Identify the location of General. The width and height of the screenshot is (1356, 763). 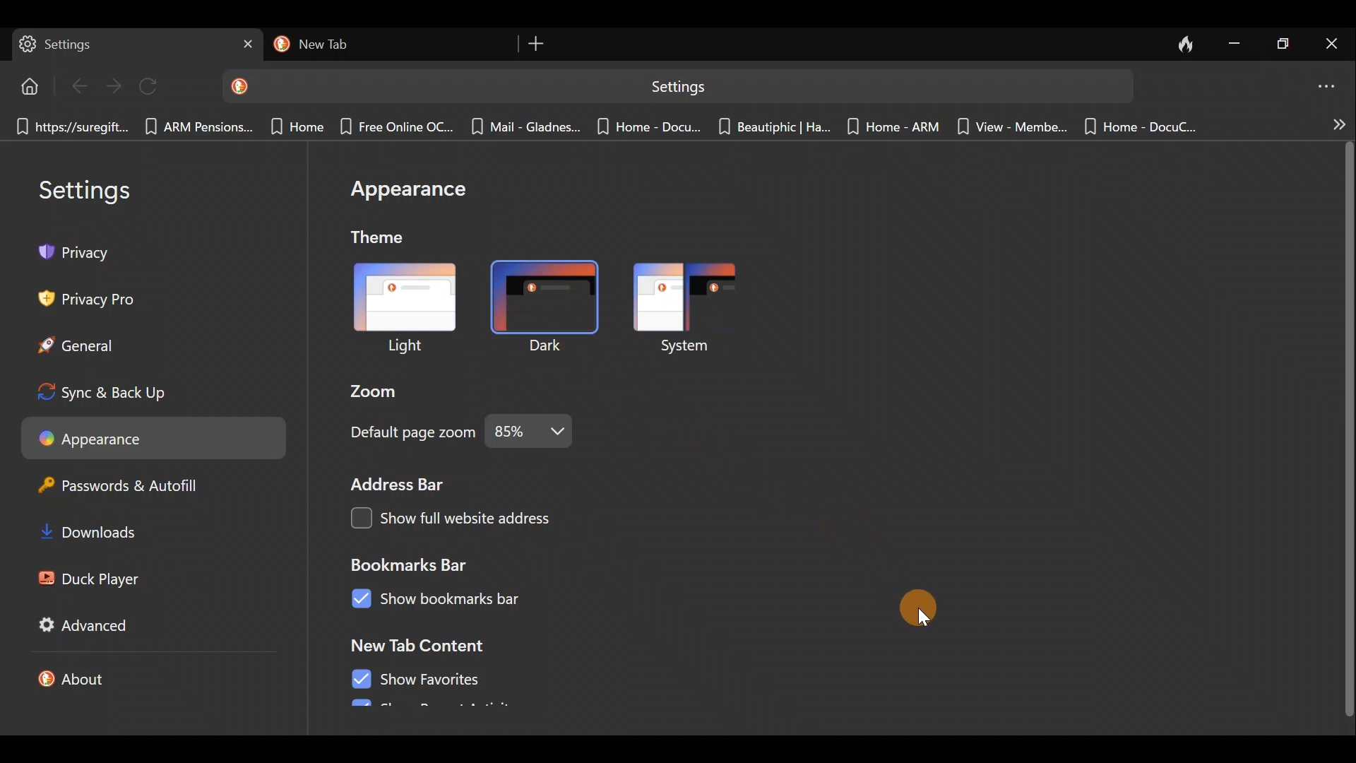
(76, 341).